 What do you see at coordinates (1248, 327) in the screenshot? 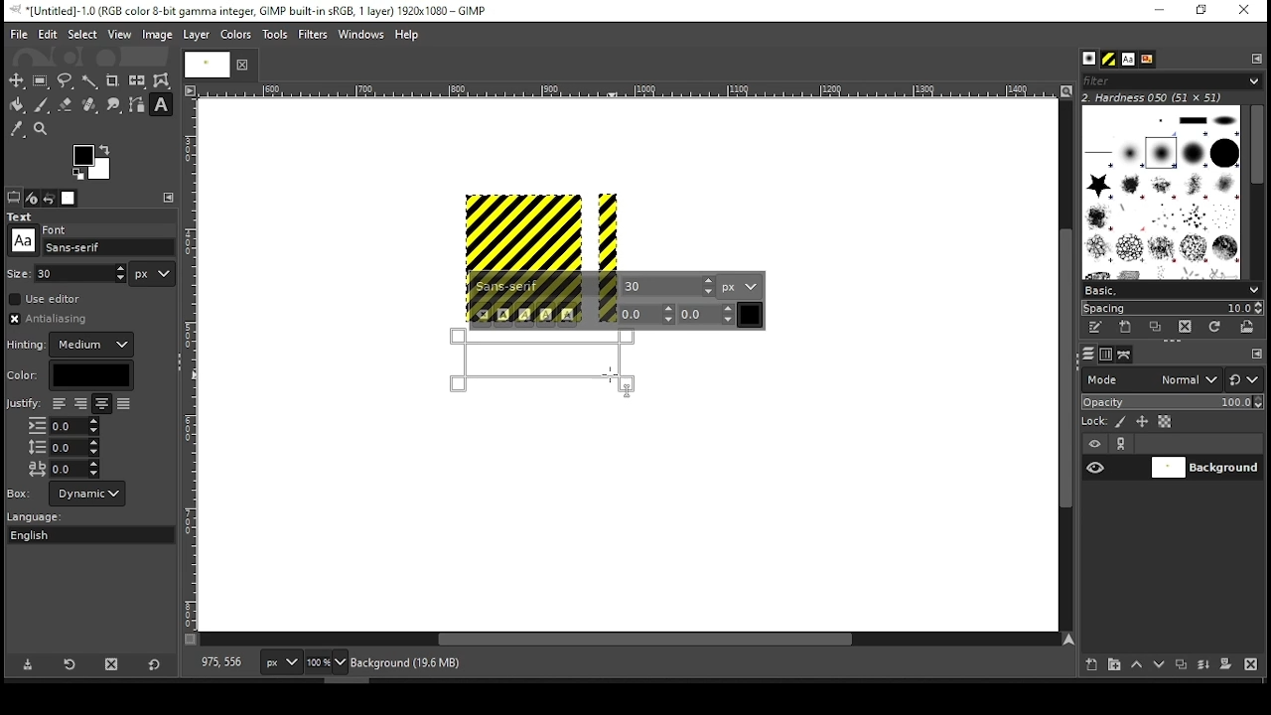
I see `open brush as image` at bounding box center [1248, 327].